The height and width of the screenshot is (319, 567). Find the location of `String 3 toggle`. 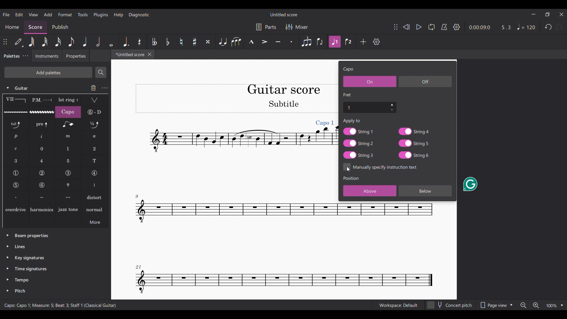

String 3 toggle is located at coordinates (358, 155).